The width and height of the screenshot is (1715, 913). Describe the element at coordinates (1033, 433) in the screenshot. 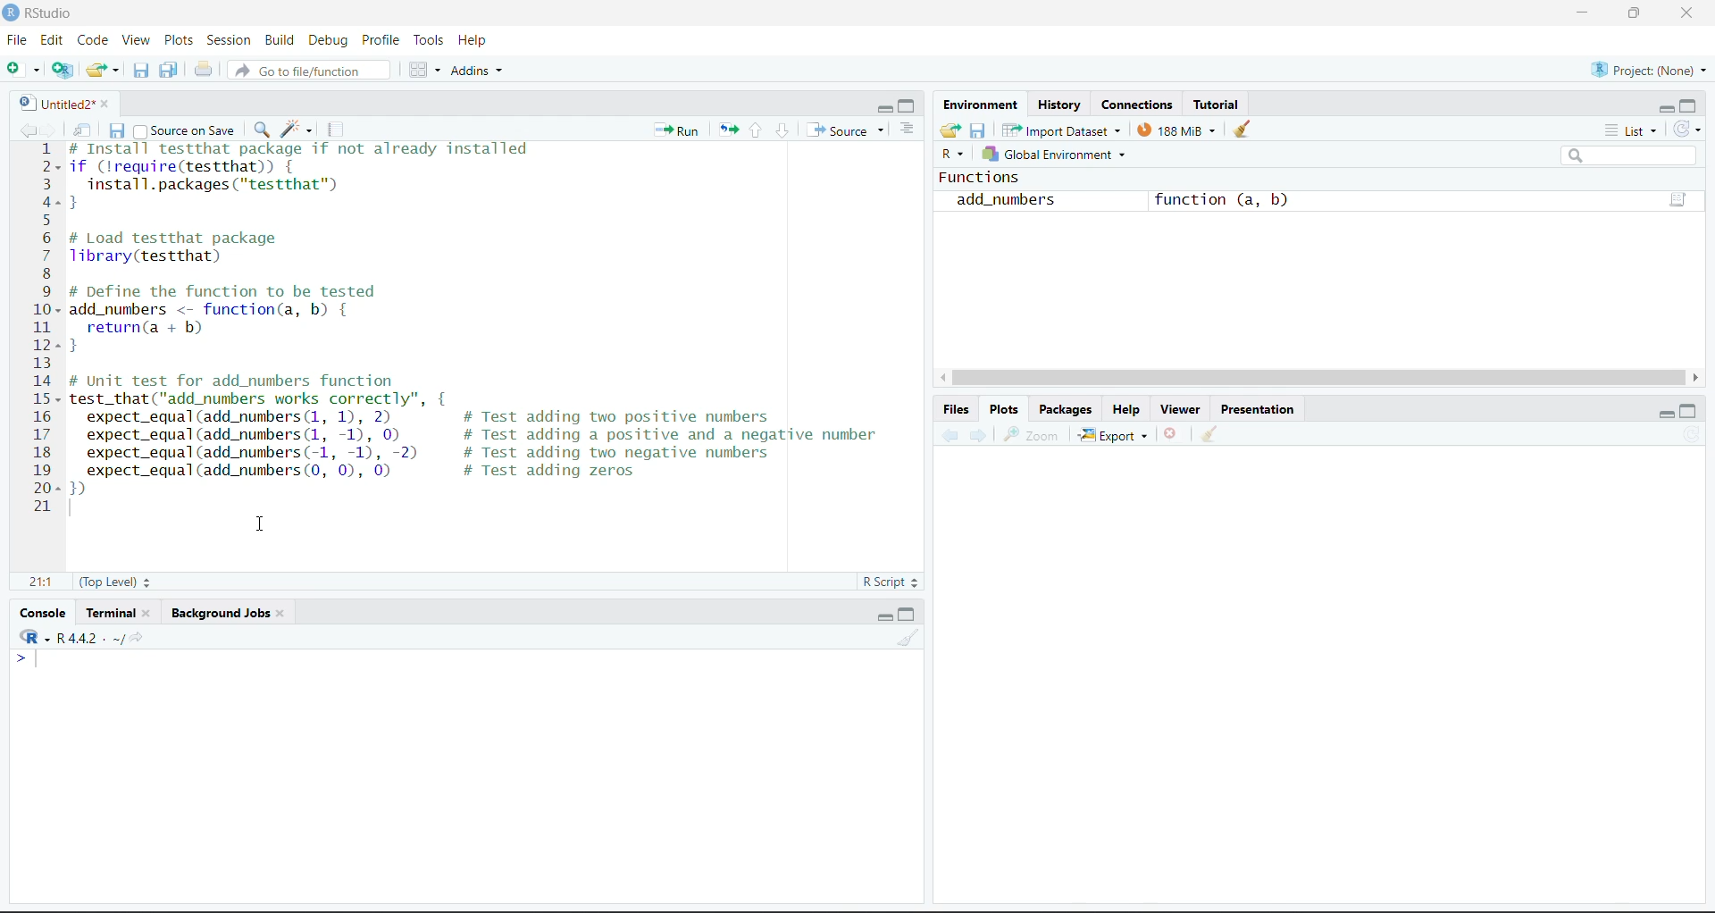

I see `zoom` at that location.